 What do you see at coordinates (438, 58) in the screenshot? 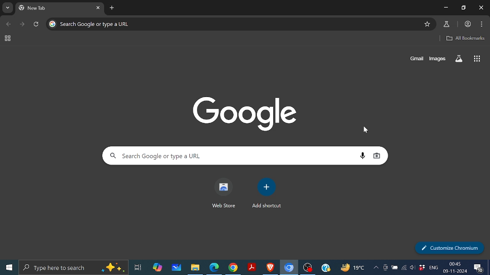
I see `Images` at bounding box center [438, 58].